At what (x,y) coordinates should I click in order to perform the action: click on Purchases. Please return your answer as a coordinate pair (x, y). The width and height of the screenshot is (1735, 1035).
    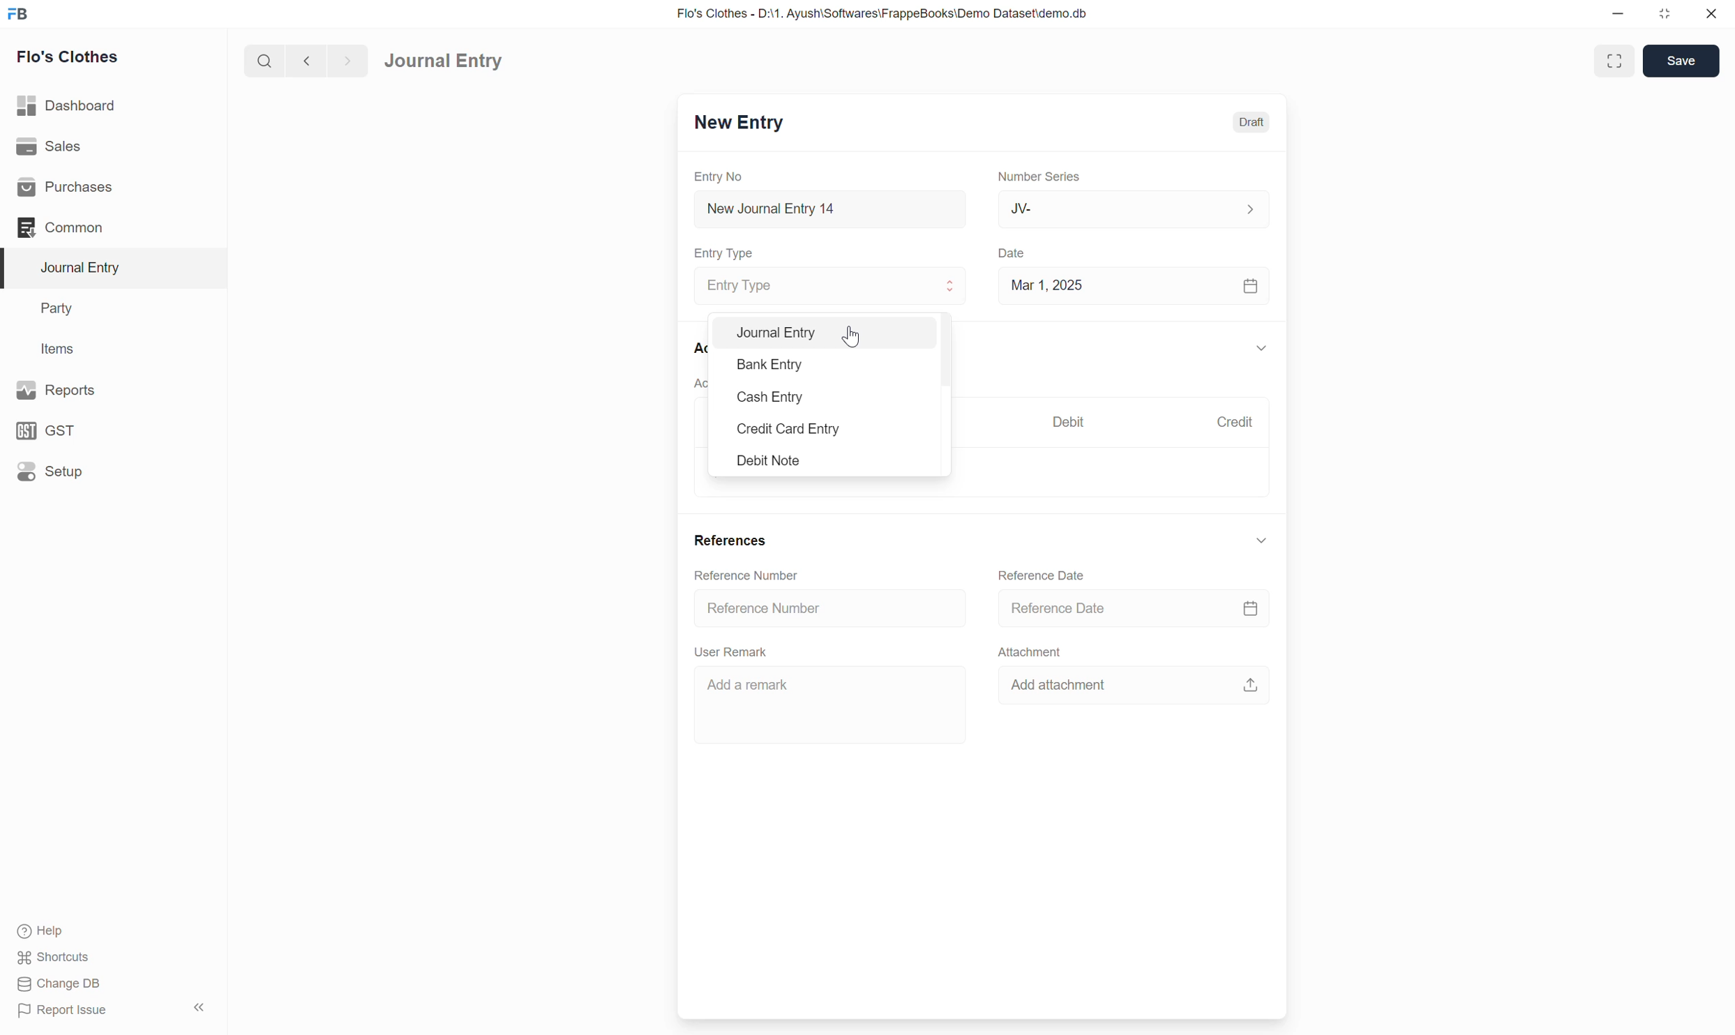
    Looking at the image, I should click on (69, 188).